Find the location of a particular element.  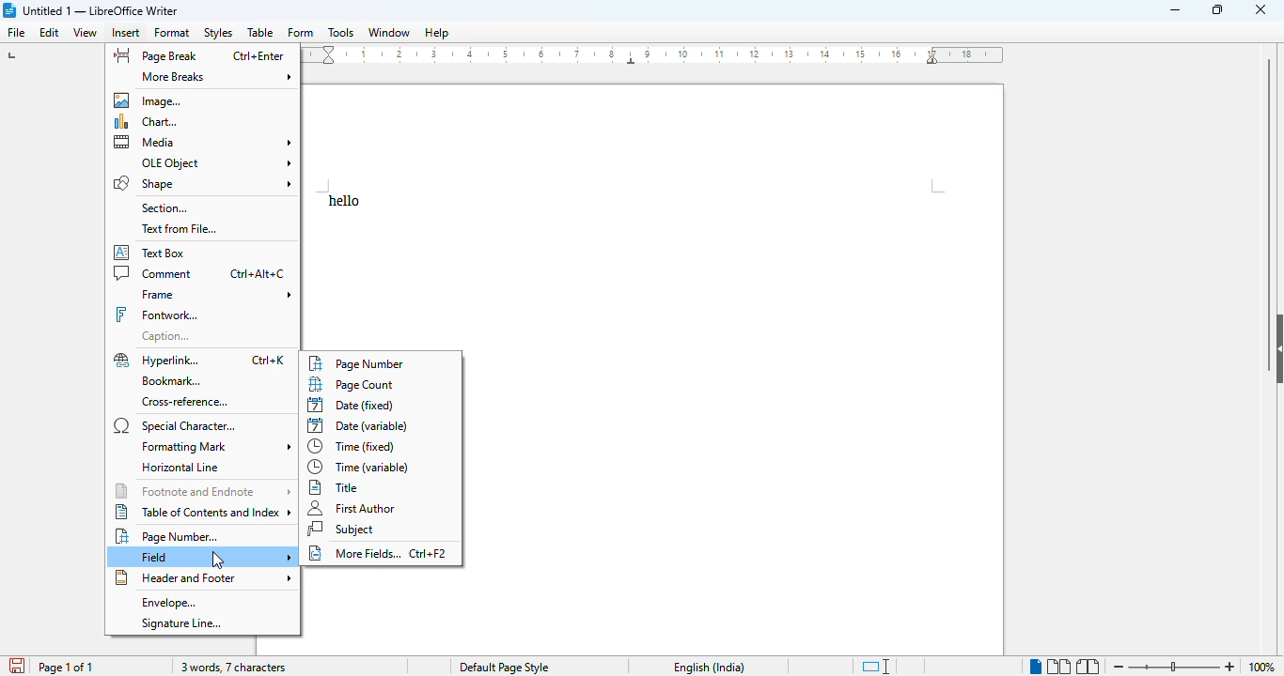

minimize is located at coordinates (1174, 10).